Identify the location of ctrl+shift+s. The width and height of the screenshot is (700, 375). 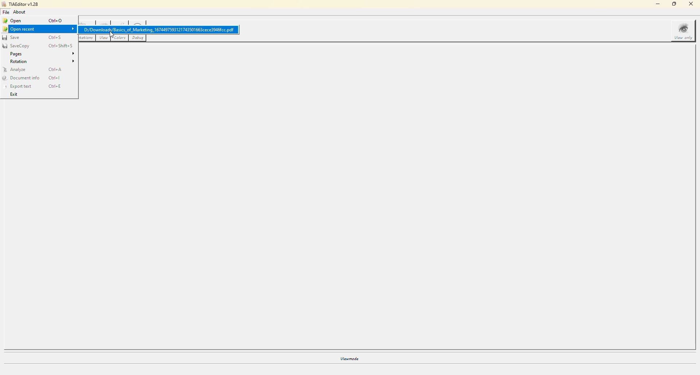
(62, 46).